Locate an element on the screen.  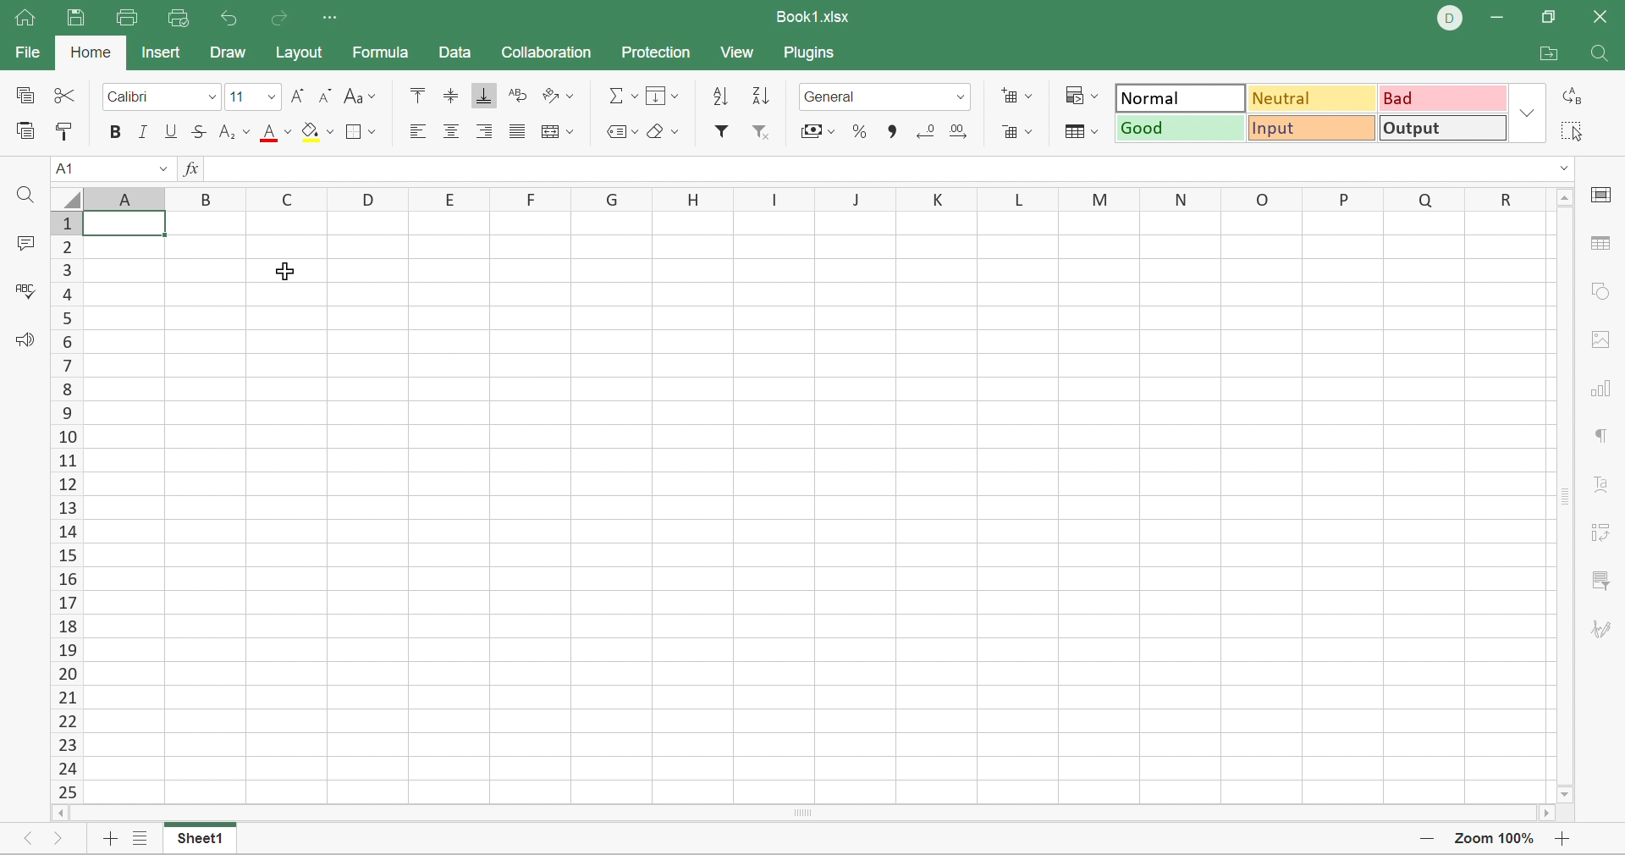
Scroll Right is located at coordinates (1545, 814).